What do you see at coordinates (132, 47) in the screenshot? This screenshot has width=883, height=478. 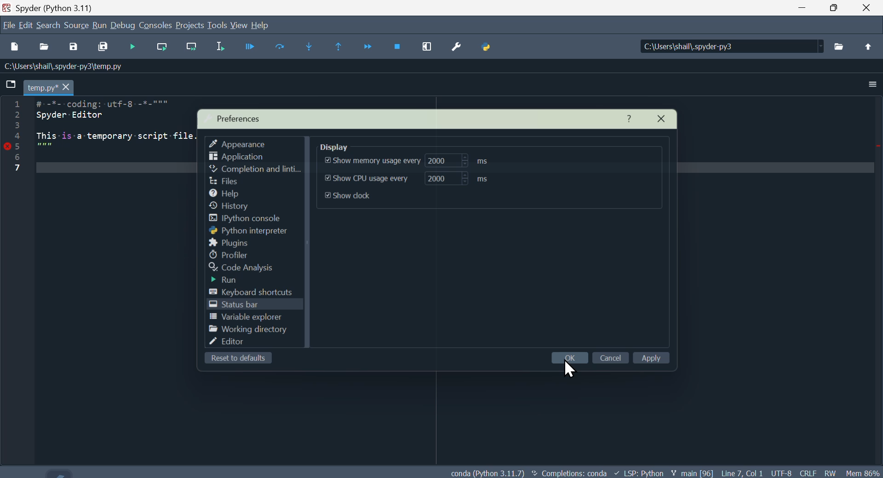 I see `Debug file` at bounding box center [132, 47].